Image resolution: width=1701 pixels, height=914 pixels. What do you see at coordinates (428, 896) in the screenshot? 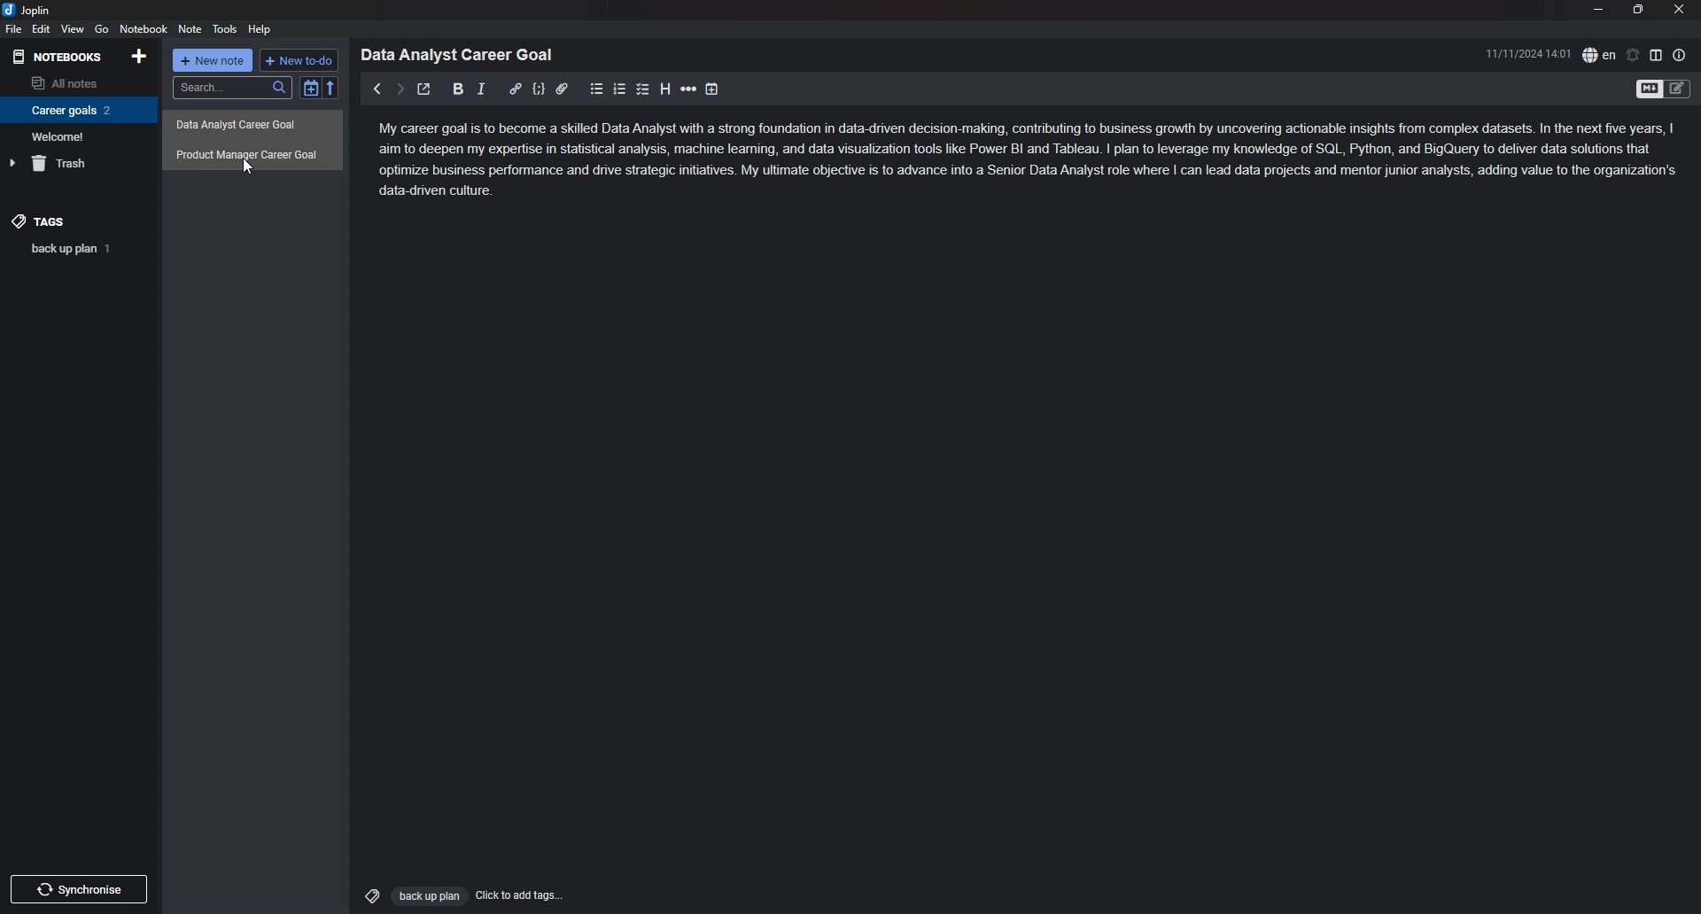
I see `Back up plan` at bounding box center [428, 896].